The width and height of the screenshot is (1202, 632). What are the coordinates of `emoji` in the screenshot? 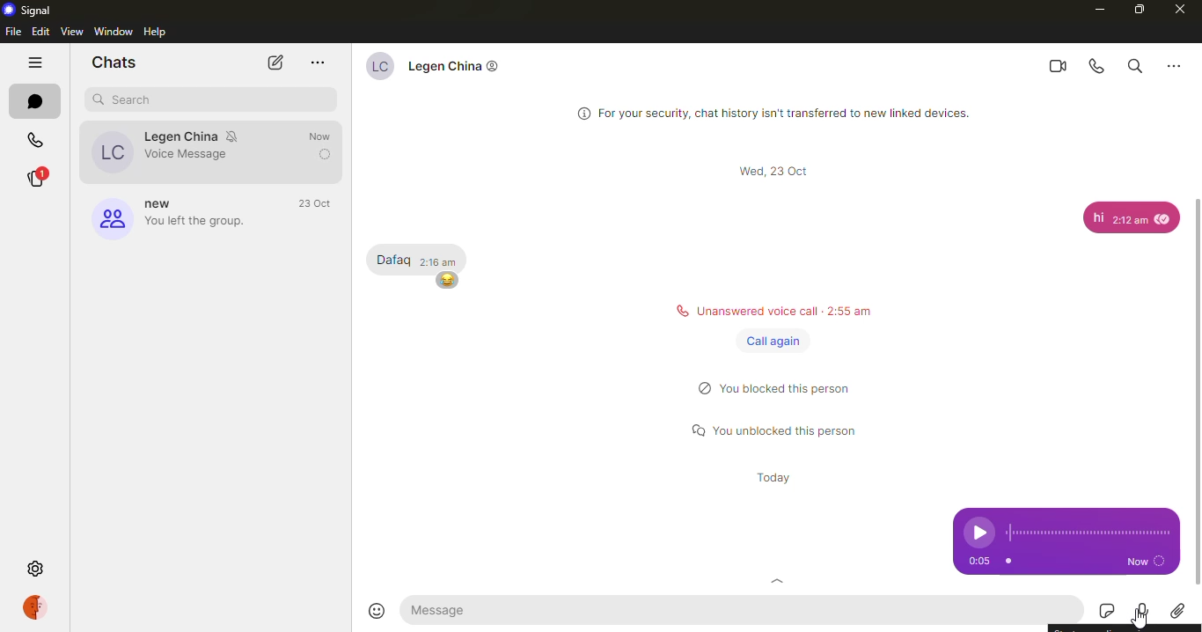 It's located at (452, 283).